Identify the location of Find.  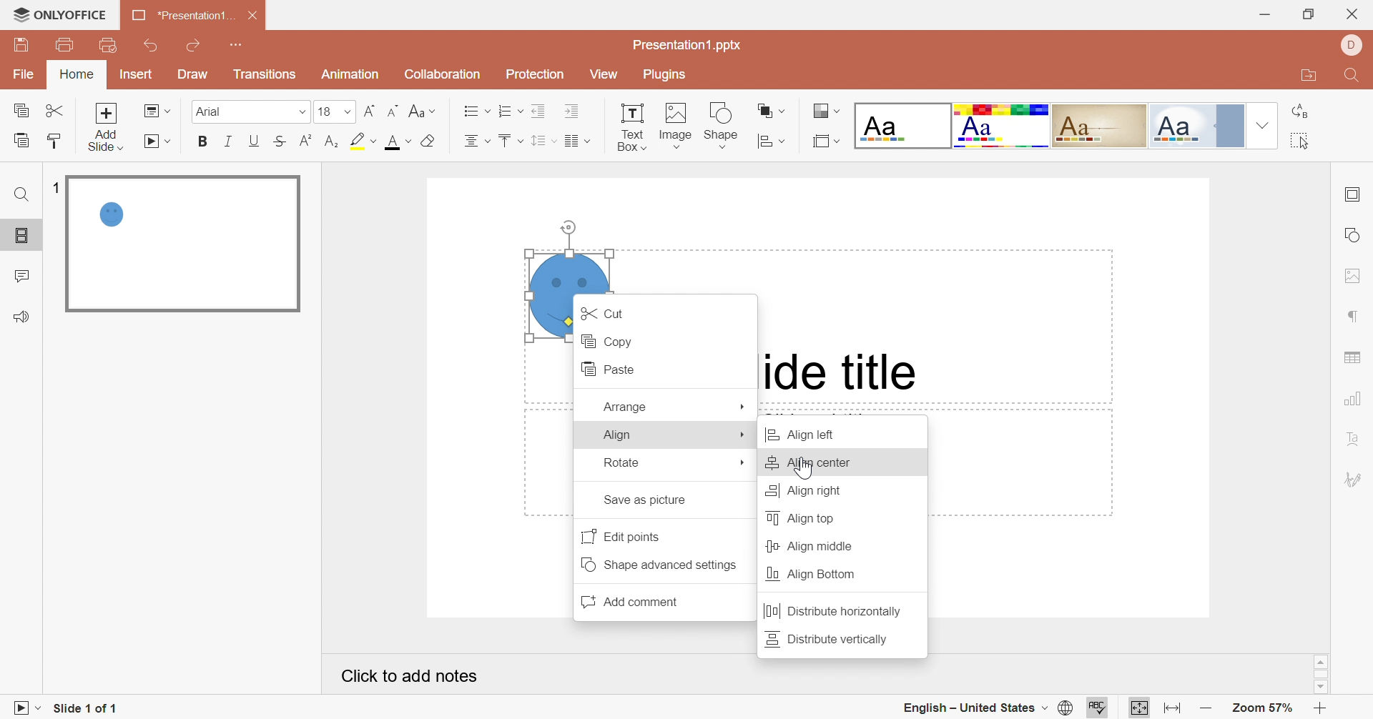
(21, 194).